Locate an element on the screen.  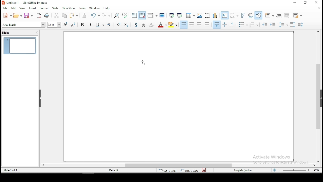
Space between Paragraph is located at coordinates (225, 25).